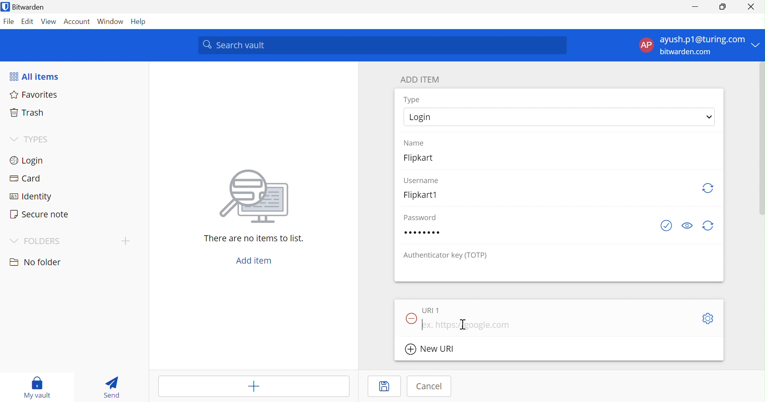  What do you see at coordinates (707, 318) in the screenshot?
I see `Toggleoptions` at bounding box center [707, 318].